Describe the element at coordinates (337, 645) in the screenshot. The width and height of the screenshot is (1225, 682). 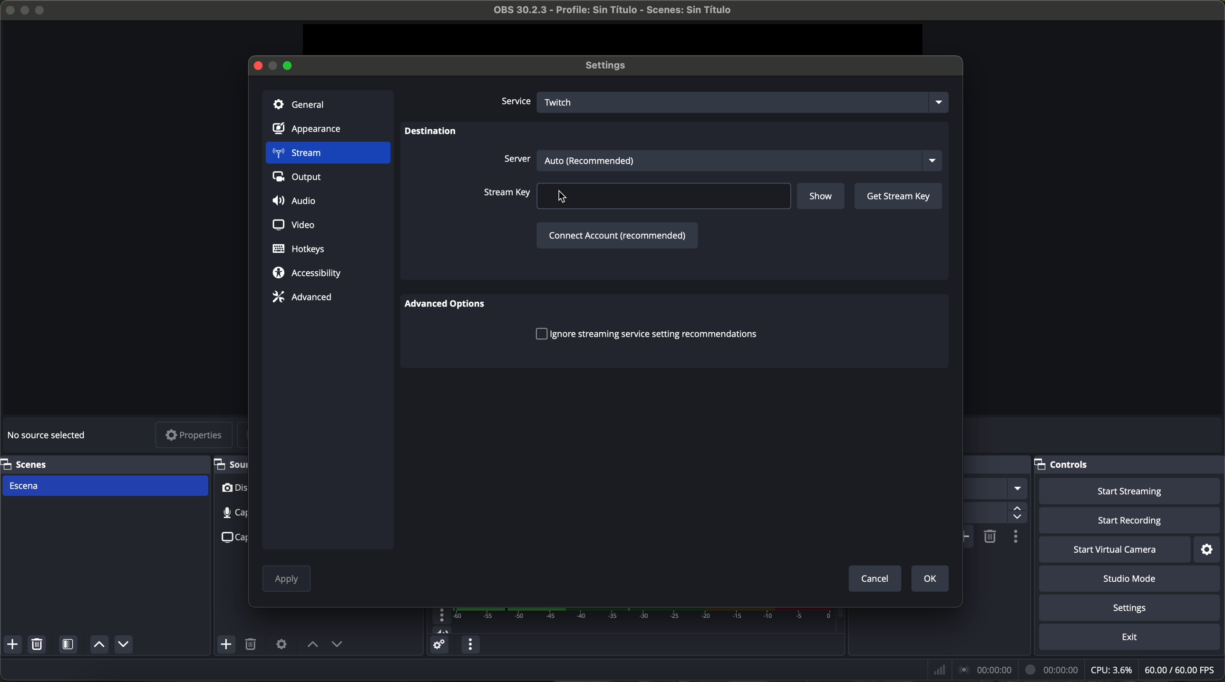
I see `move source down` at that location.